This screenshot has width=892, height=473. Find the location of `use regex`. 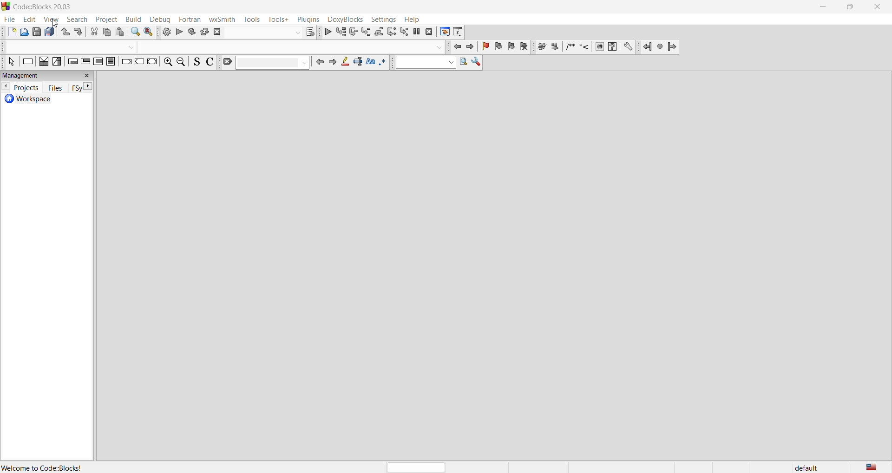

use regex is located at coordinates (384, 62).